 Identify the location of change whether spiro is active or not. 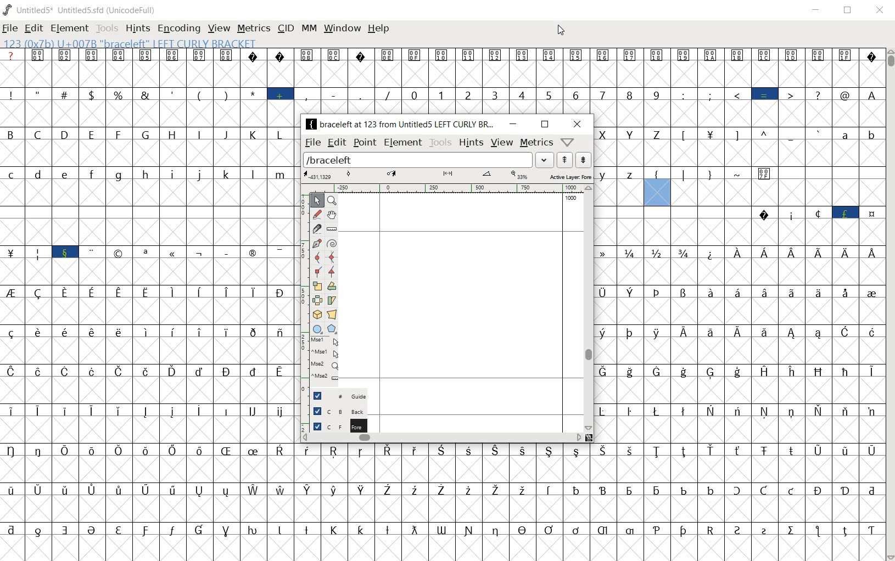
(332, 243).